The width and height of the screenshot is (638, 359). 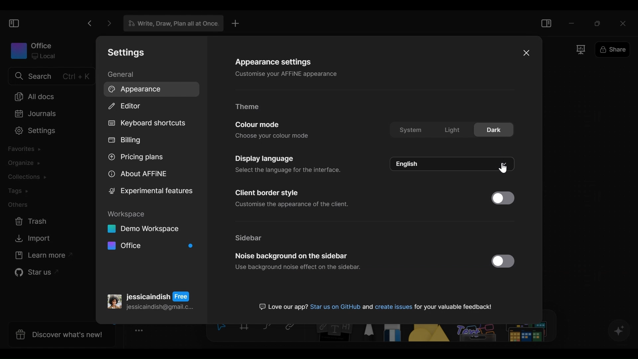 I want to click on Appearance, so click(x=149, y=89).